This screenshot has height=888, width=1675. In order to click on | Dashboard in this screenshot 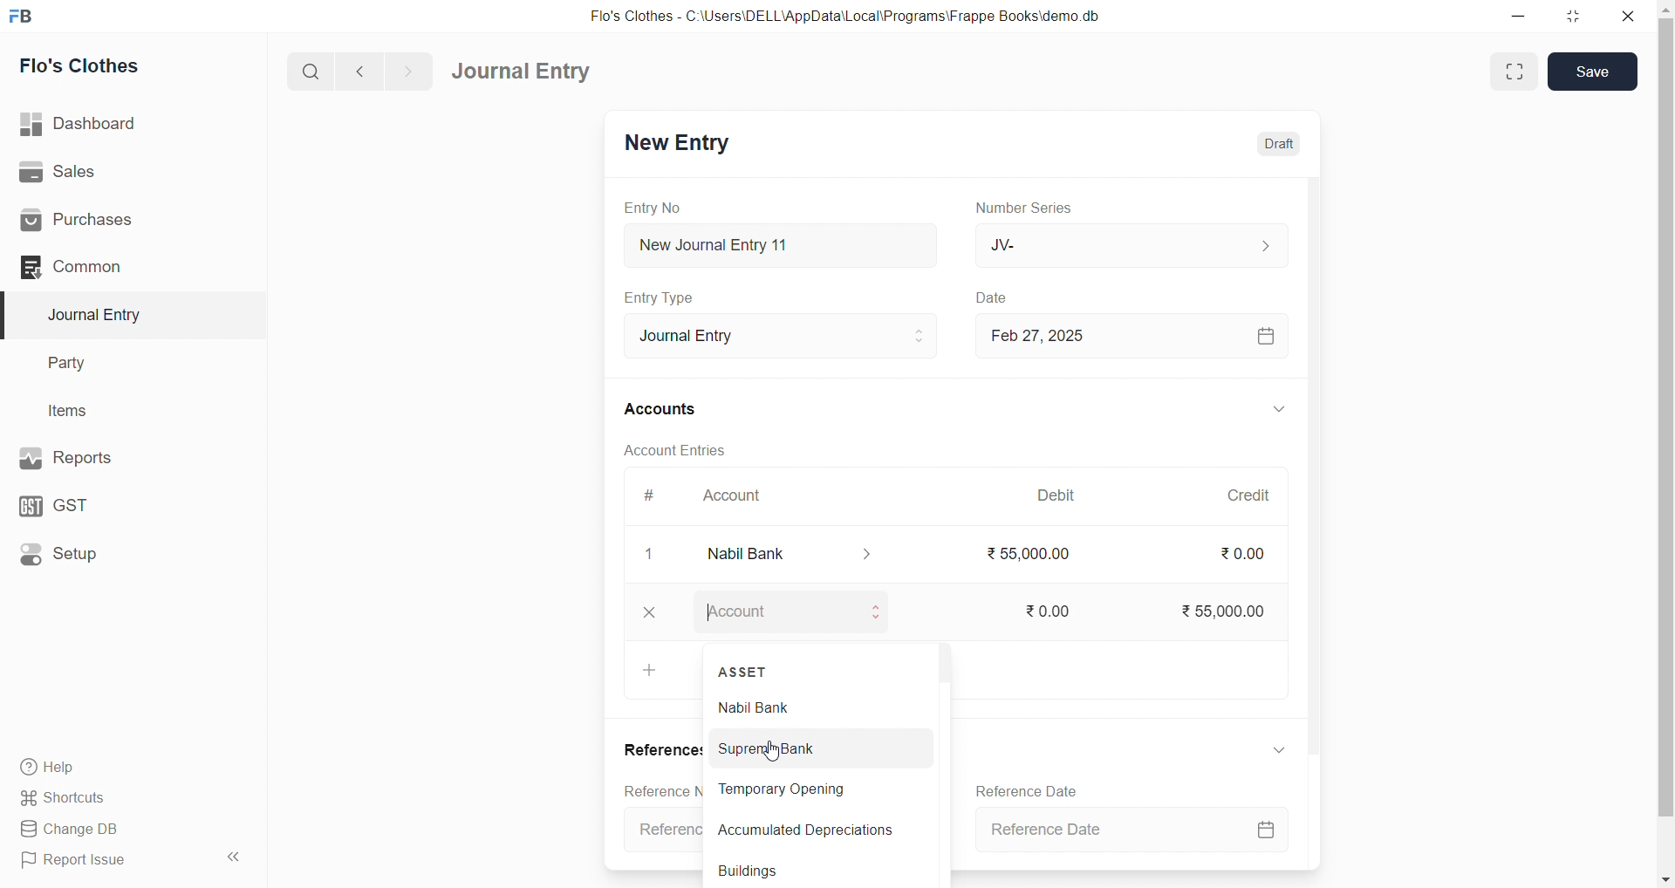, I will do `click(95, 125)`.